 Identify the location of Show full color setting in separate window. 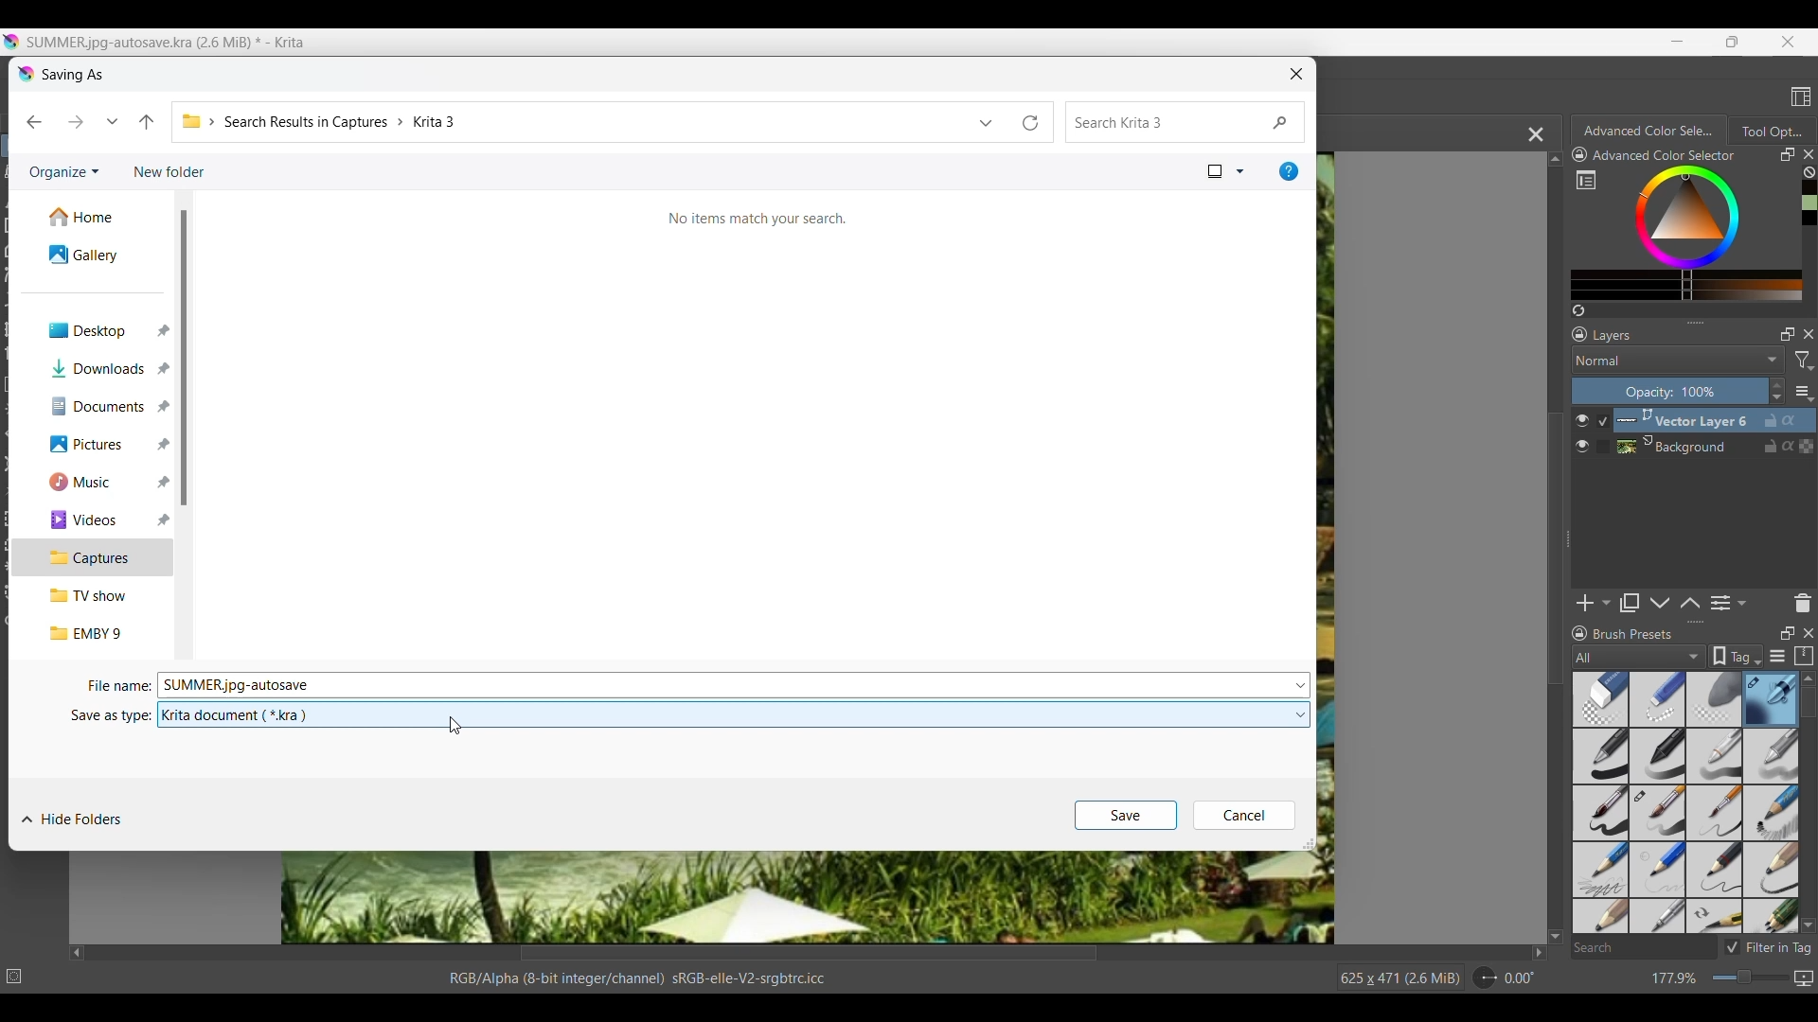
(1586, 180).